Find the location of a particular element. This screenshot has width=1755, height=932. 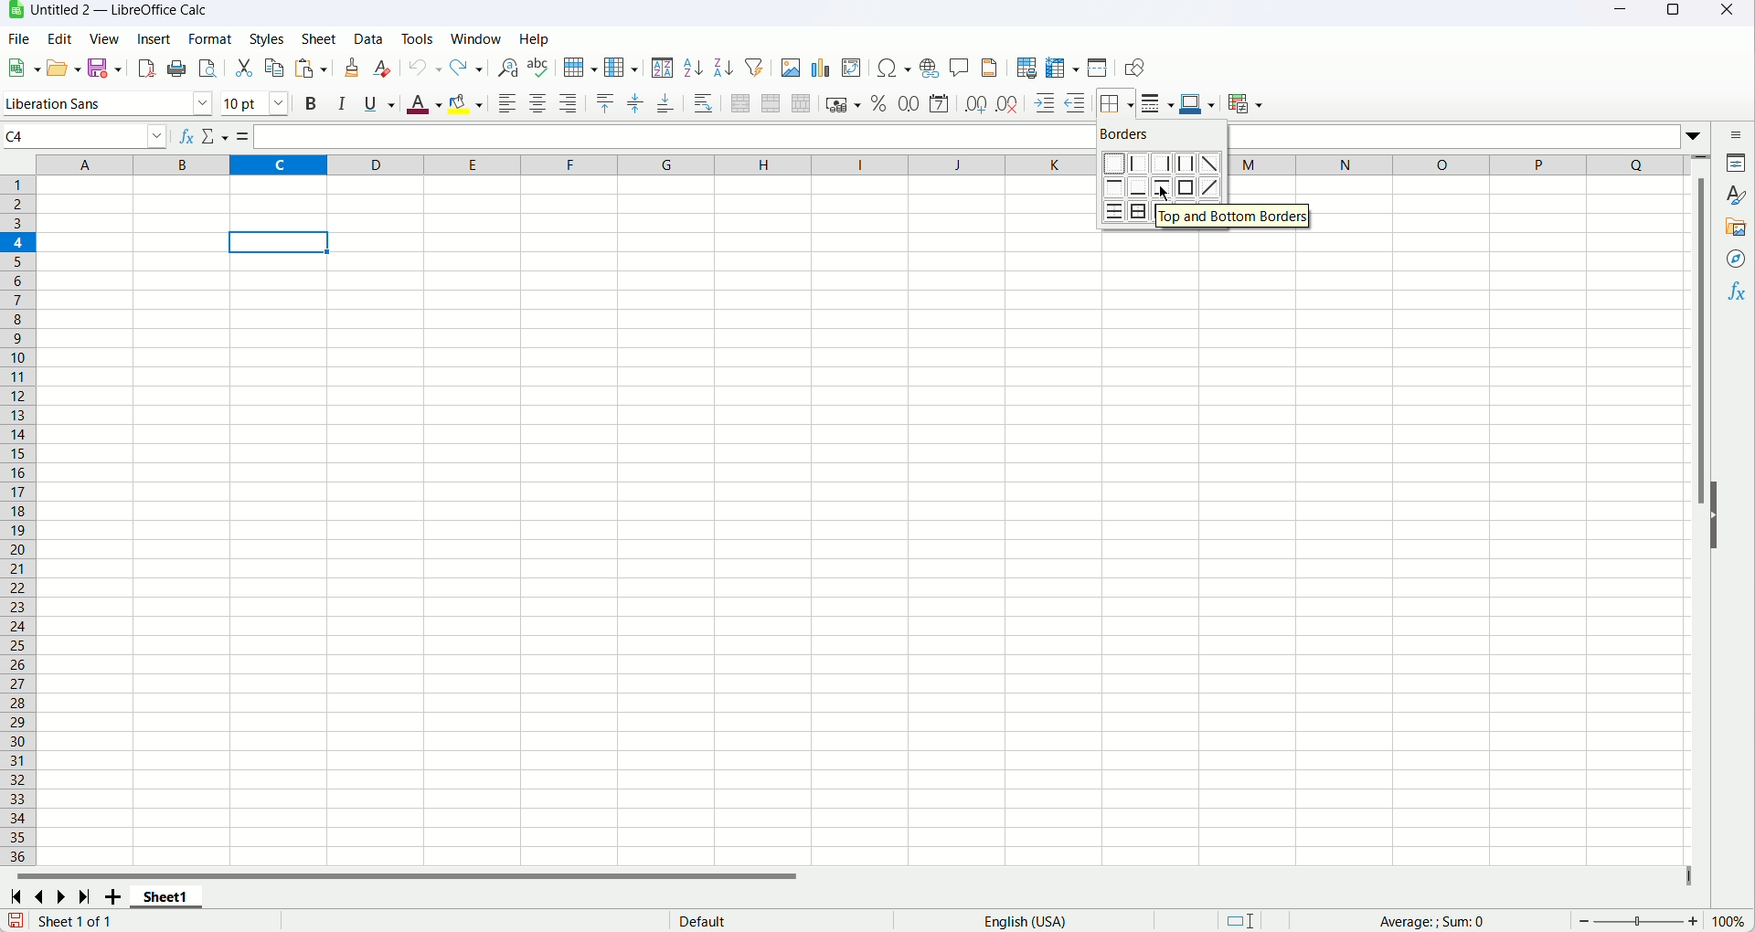

Previous sheet is located at coordinates (42, 896).